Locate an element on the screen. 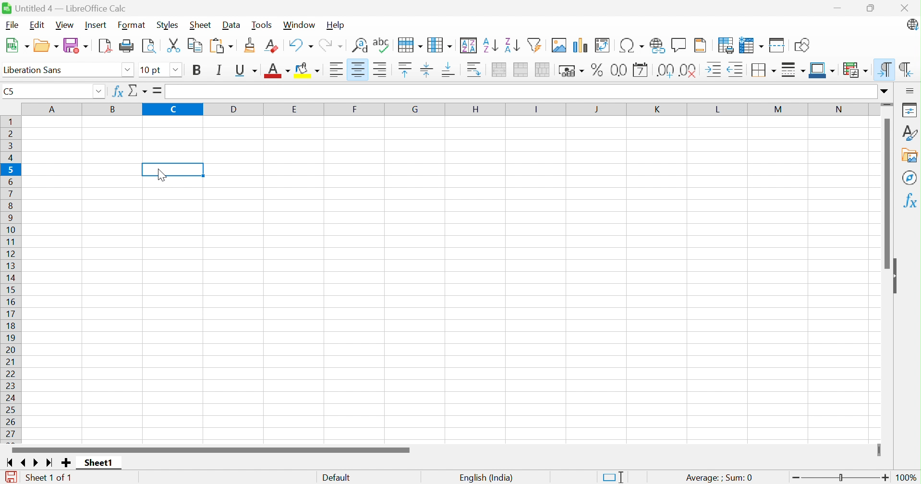  Functions is located at coordinates (909, 201).